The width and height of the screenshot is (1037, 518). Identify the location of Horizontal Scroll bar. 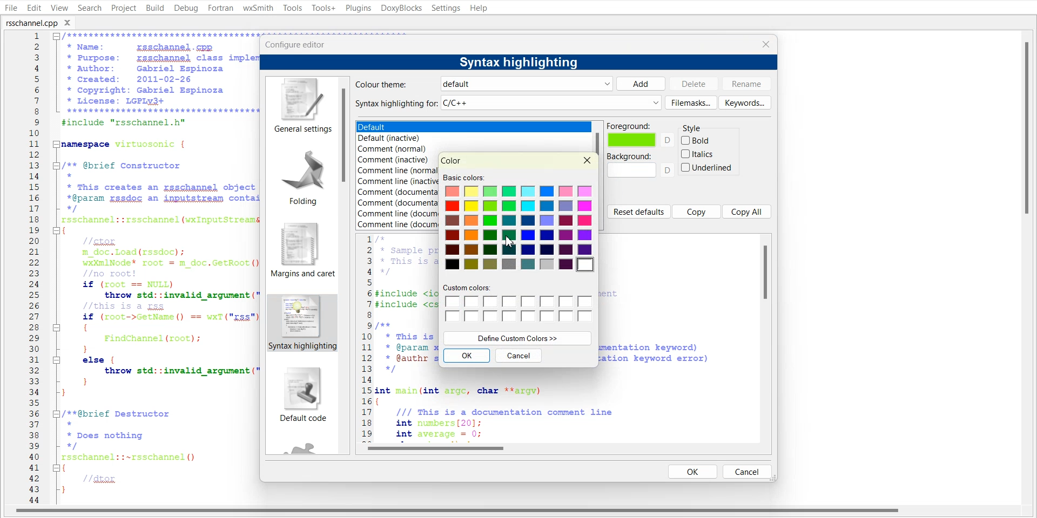
(459, 512).